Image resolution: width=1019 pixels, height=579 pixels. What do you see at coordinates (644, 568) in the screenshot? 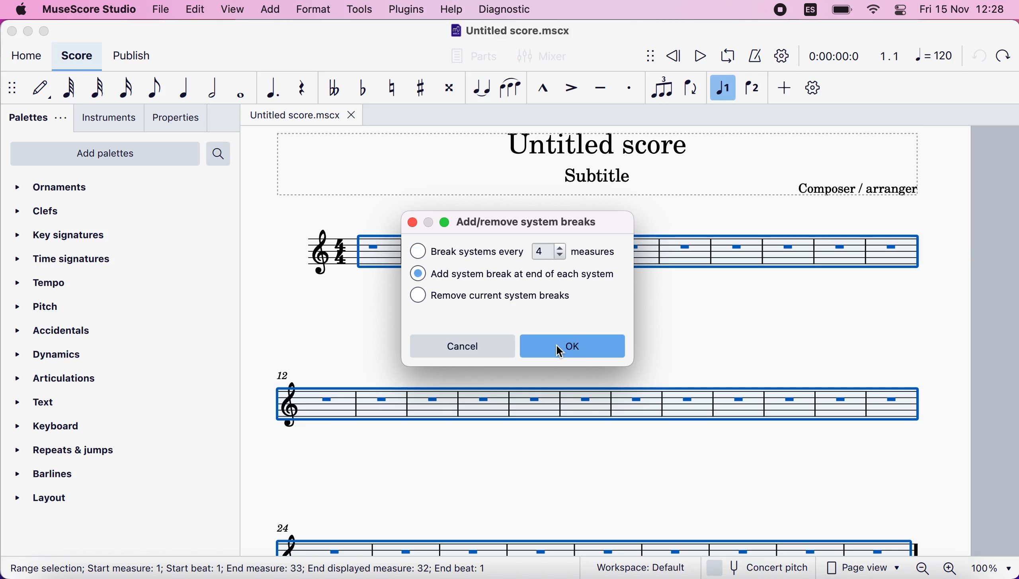
I see `workspace: default` at bounding box center [644, 568].